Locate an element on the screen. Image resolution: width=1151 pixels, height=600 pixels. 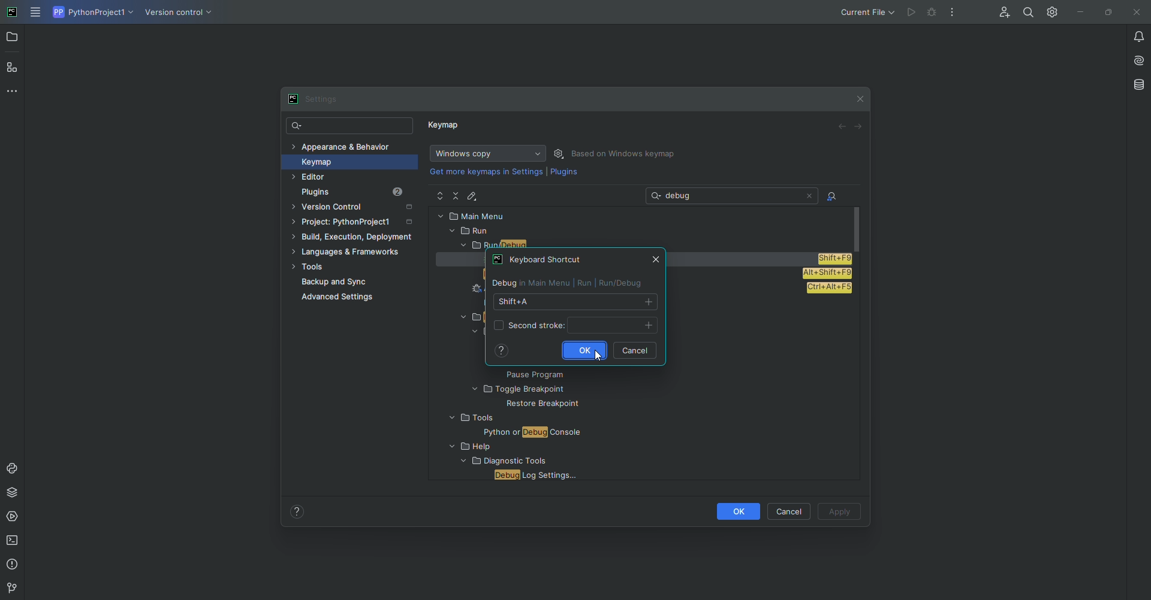
Cannot run the file is located at coordinates (923, 13).